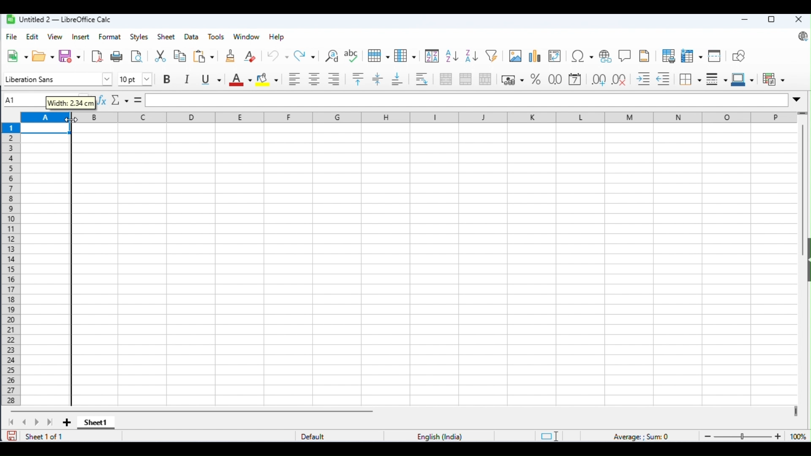  I want to click on wrap , so click(423, 79).